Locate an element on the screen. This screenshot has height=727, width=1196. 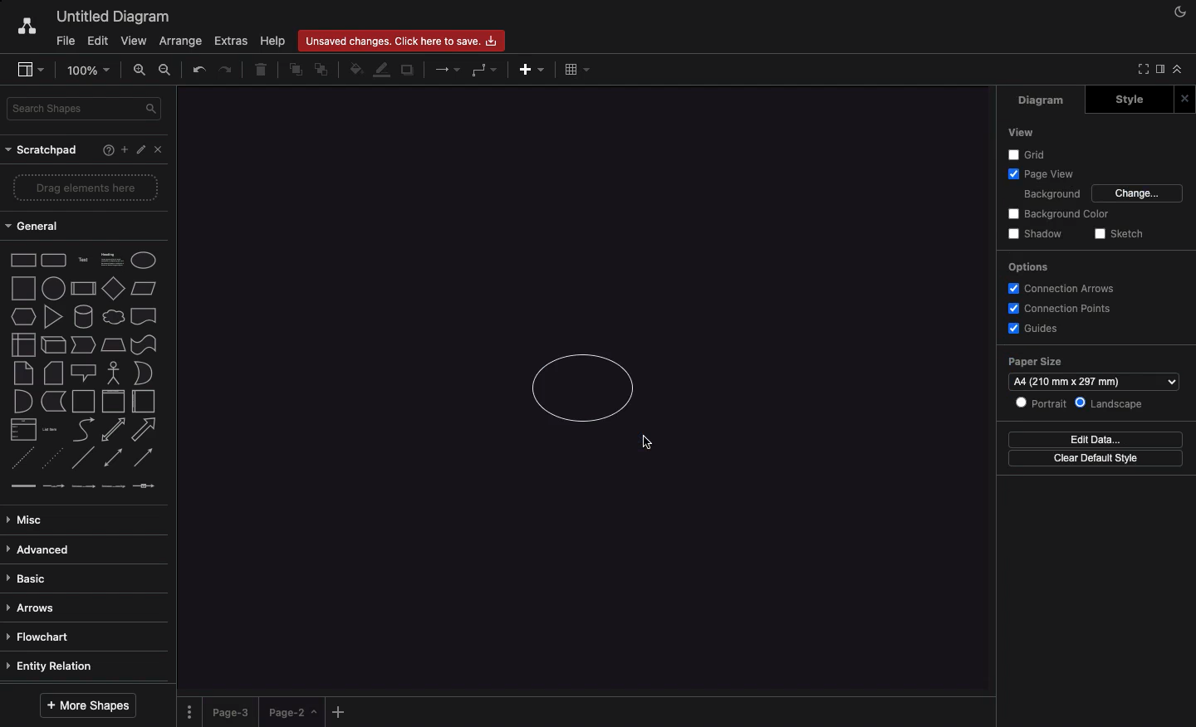
Style is located at coordinates (1125, 100).